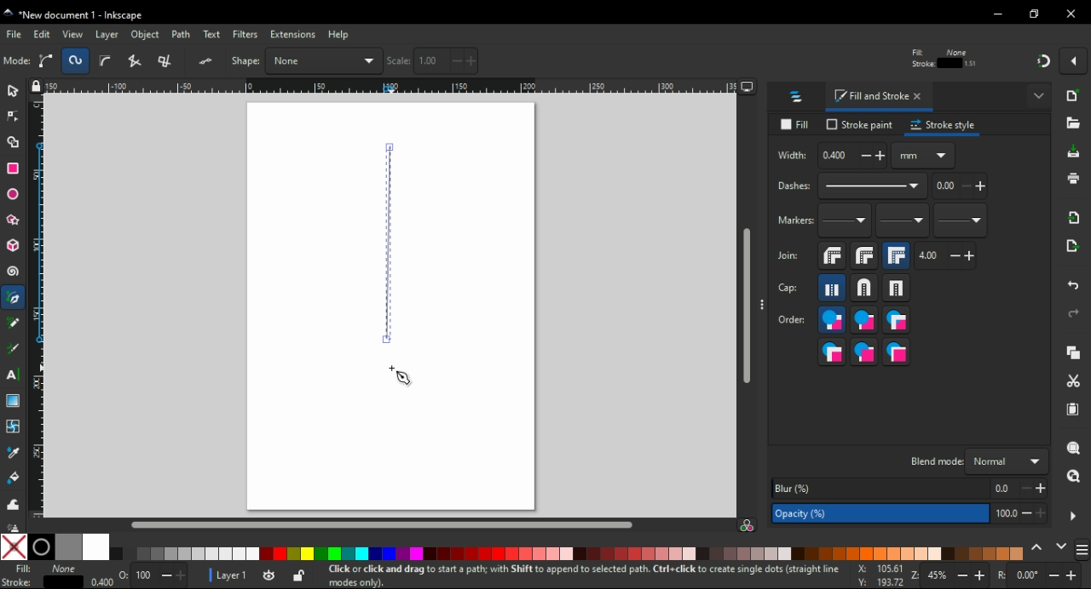 The height and width of the screenshot is (589, 1091). I want to click on NA, so click(63, 575).